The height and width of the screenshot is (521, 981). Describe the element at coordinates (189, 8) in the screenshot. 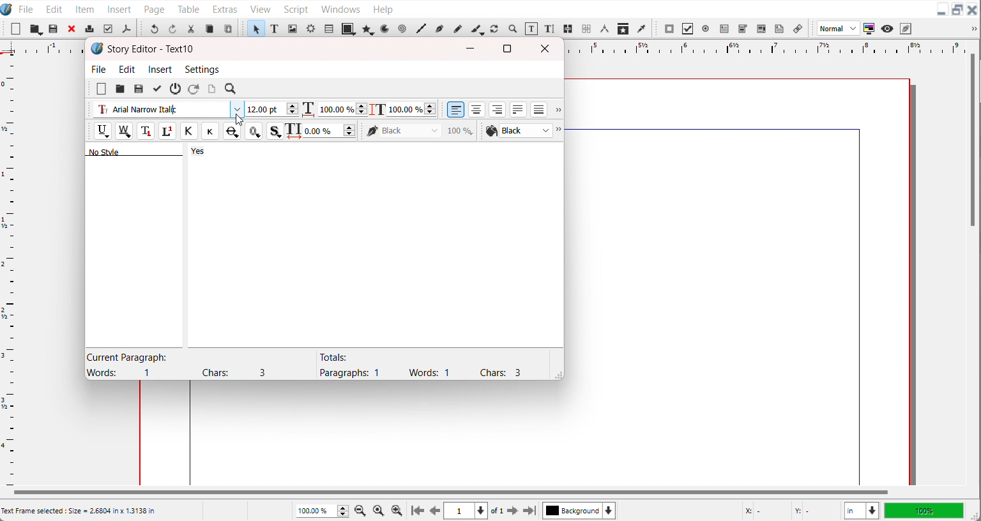

I see `Table` at that location.